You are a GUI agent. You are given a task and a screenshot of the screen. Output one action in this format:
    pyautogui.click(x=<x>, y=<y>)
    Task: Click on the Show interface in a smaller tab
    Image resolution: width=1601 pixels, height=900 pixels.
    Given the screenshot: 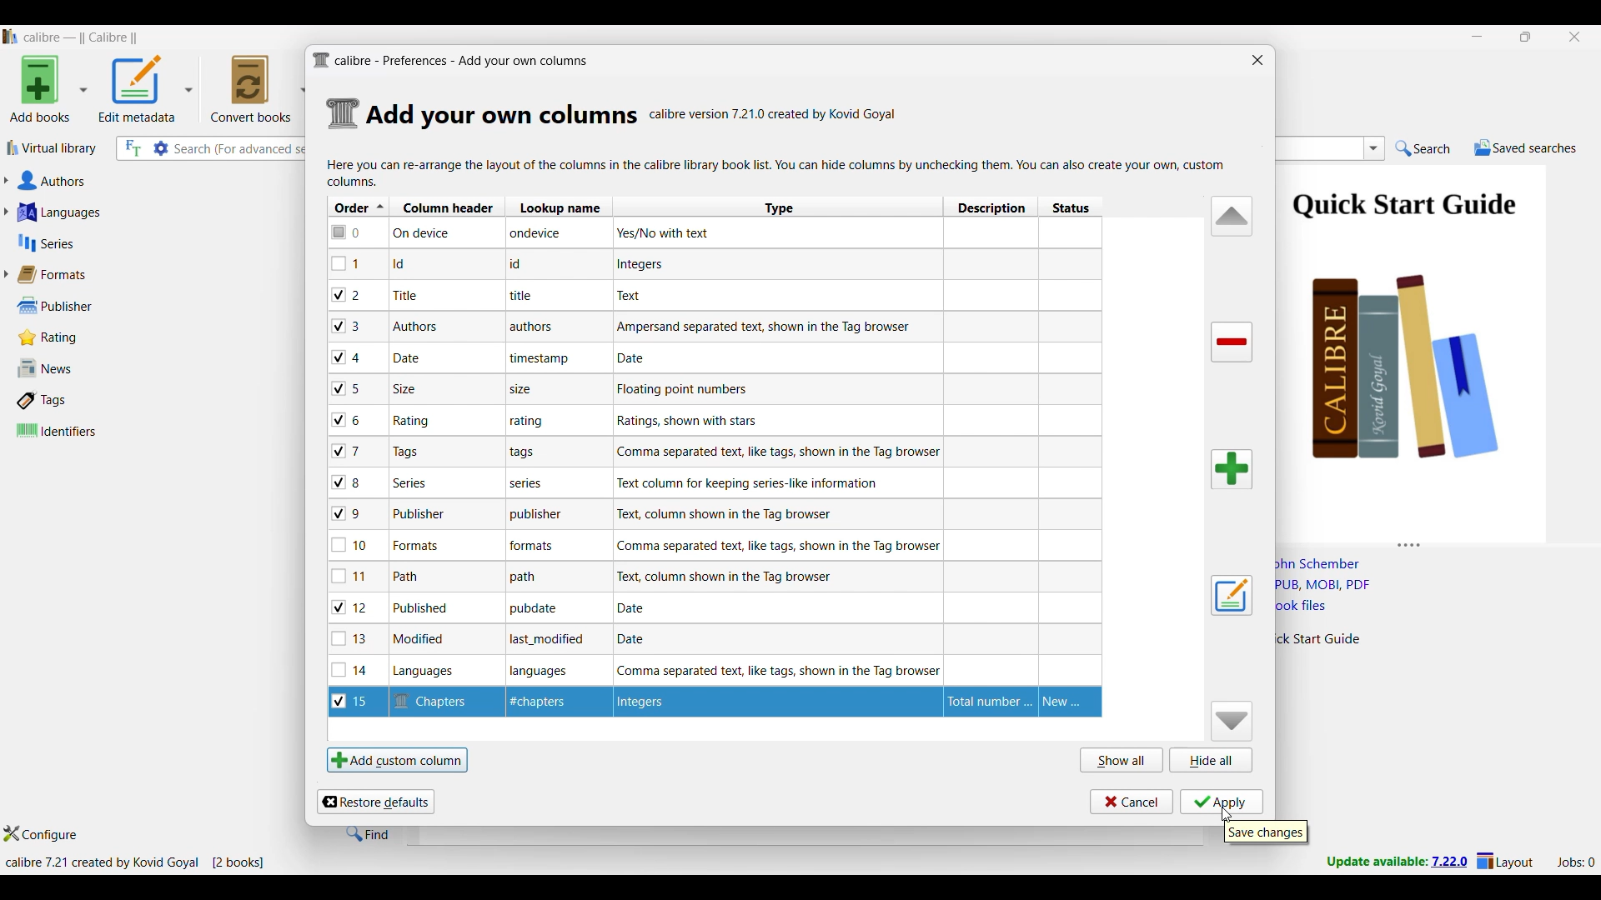 What is the action you would take?
    pyautogui.click(x=1527, y=37)
    